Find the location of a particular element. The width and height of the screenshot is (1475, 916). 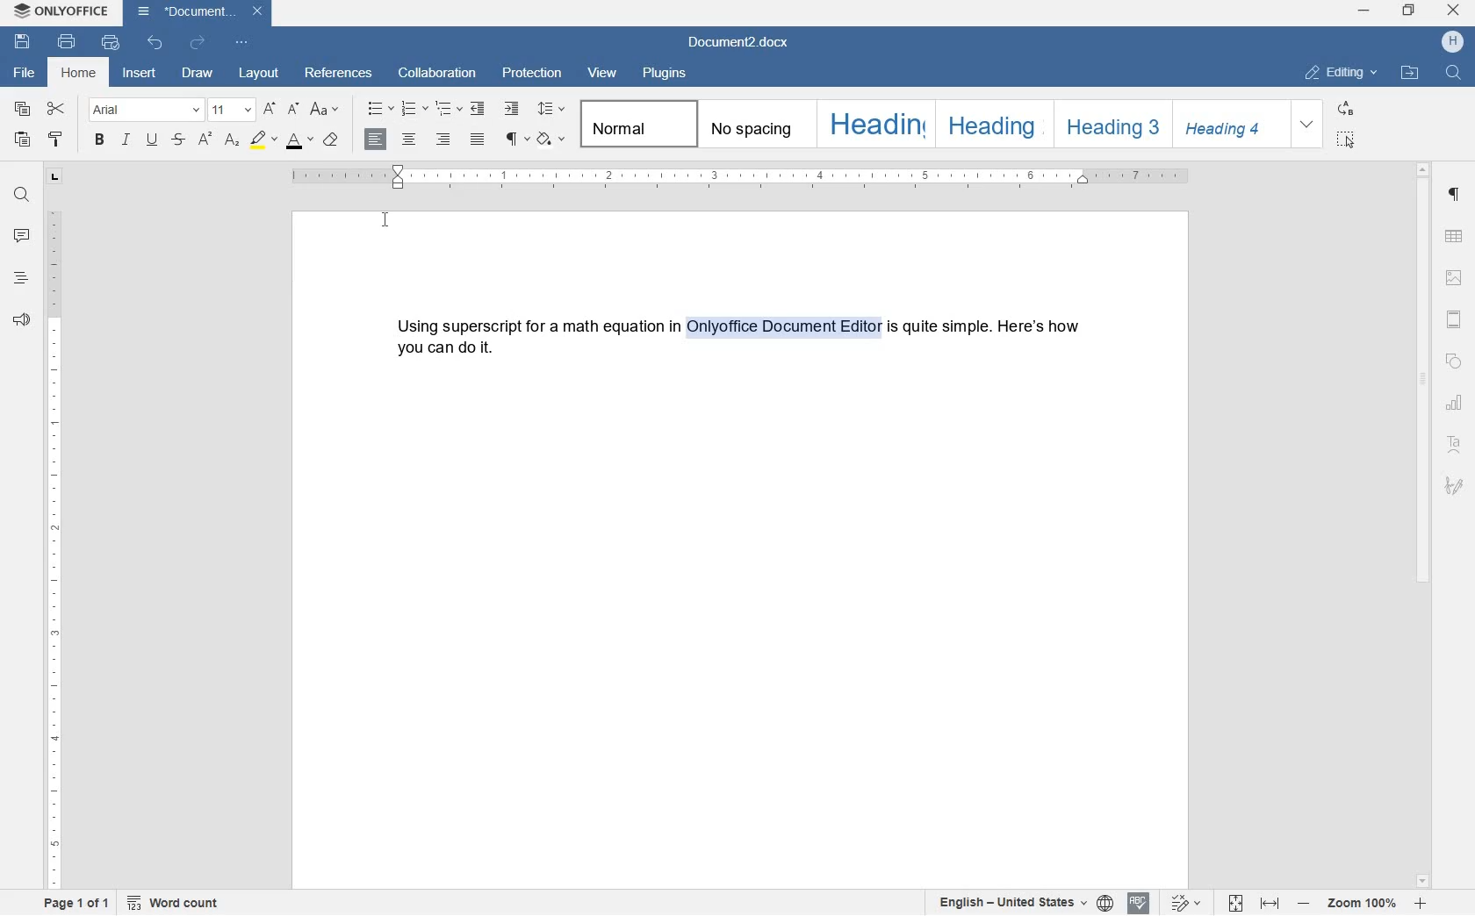

table is located at coordinates (1455, 237).